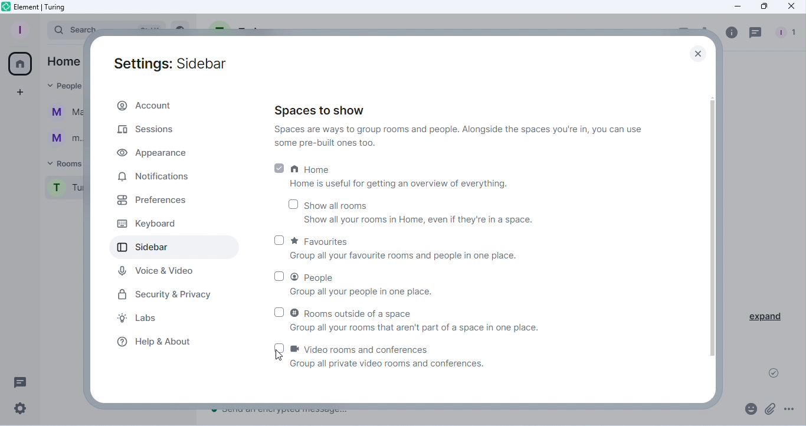 The image size is (806, 426). Describe the element at coordinates (787, 409) in the screenshot. I see `More options` at that location.